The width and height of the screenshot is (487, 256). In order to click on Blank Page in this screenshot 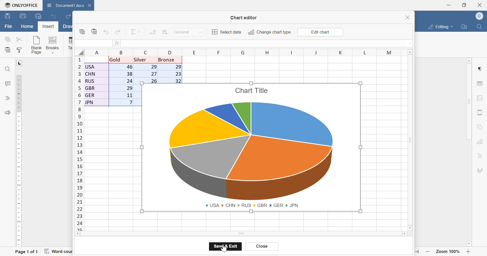, I will do `click(37, 44)`.